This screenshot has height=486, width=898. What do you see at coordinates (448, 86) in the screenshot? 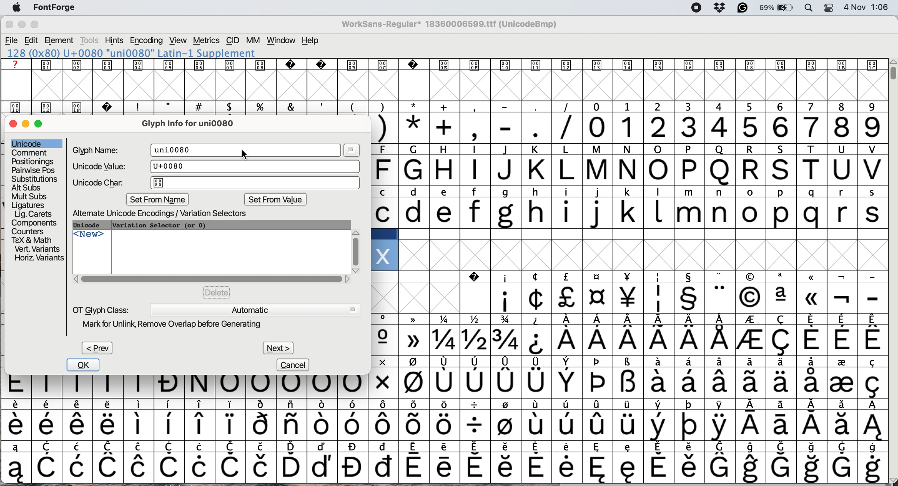
I see `glyph grid` at bounding box center [448, 86].